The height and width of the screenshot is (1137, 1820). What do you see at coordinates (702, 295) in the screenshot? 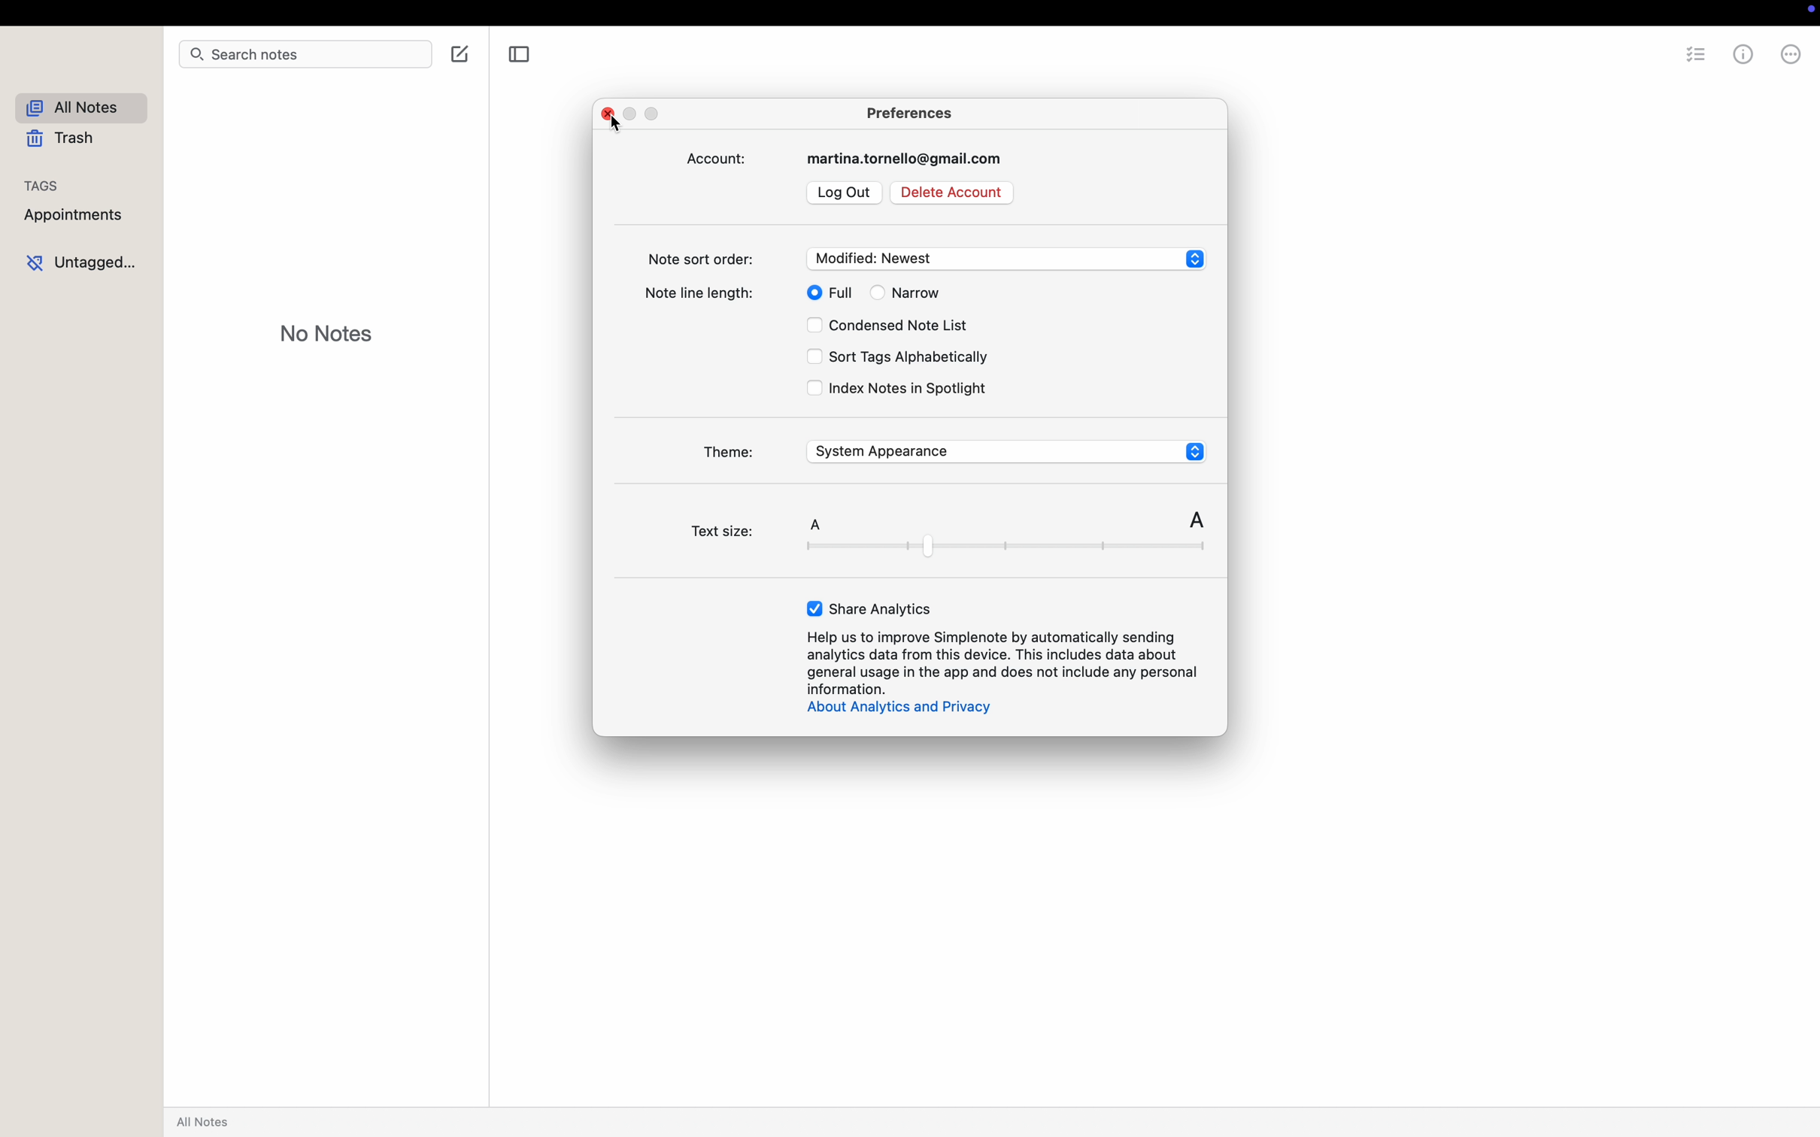
I see `note line length` at bounding box center [702, 295].